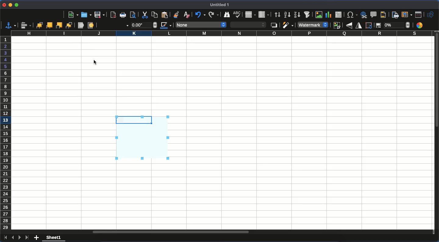  I want to click on open, so click(86, 15).